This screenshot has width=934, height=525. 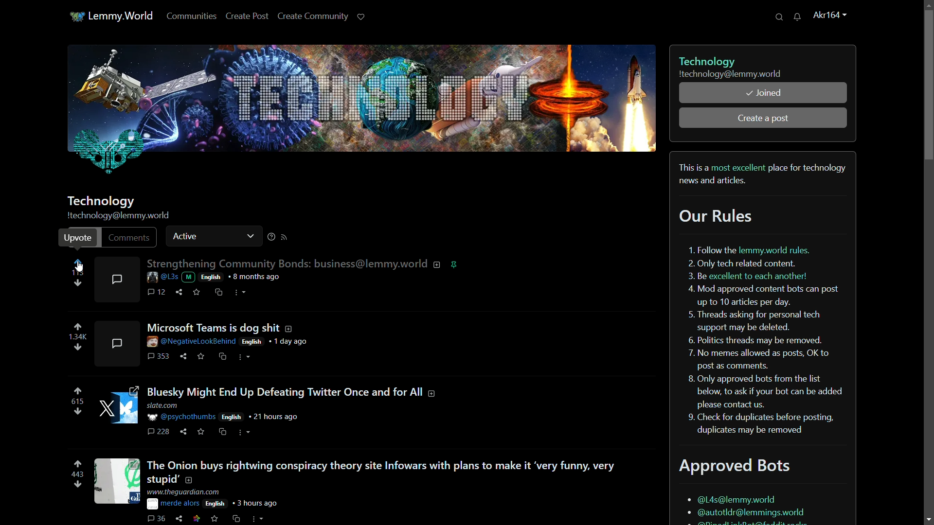 I want to click on comments, so click(x=159, y=355).